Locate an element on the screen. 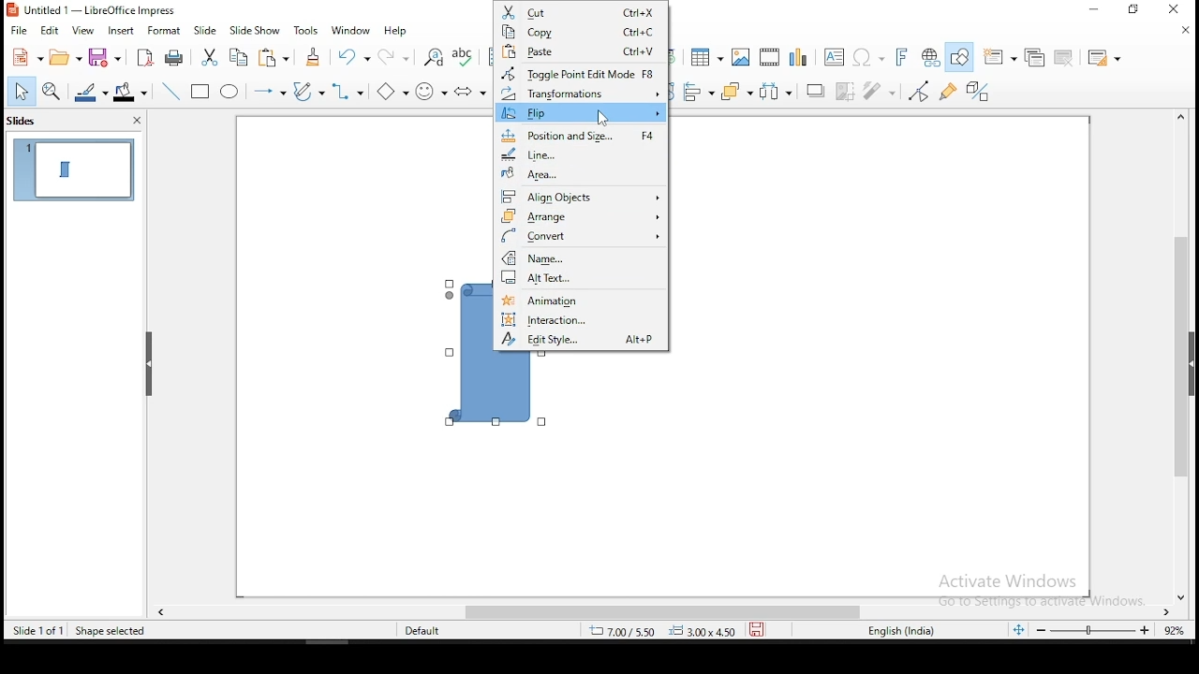 The image size is (1199, 674). format is located at coordinates (168, 32).